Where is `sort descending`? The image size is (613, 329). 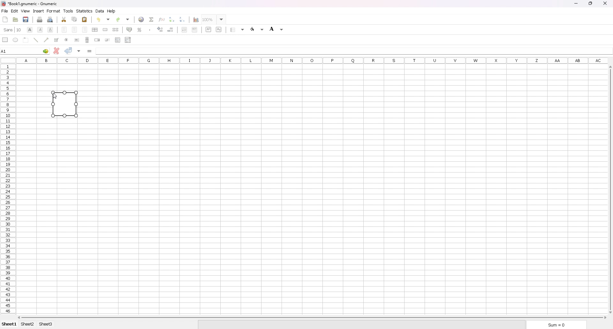
sort descending is located at coordinates (182, 19).